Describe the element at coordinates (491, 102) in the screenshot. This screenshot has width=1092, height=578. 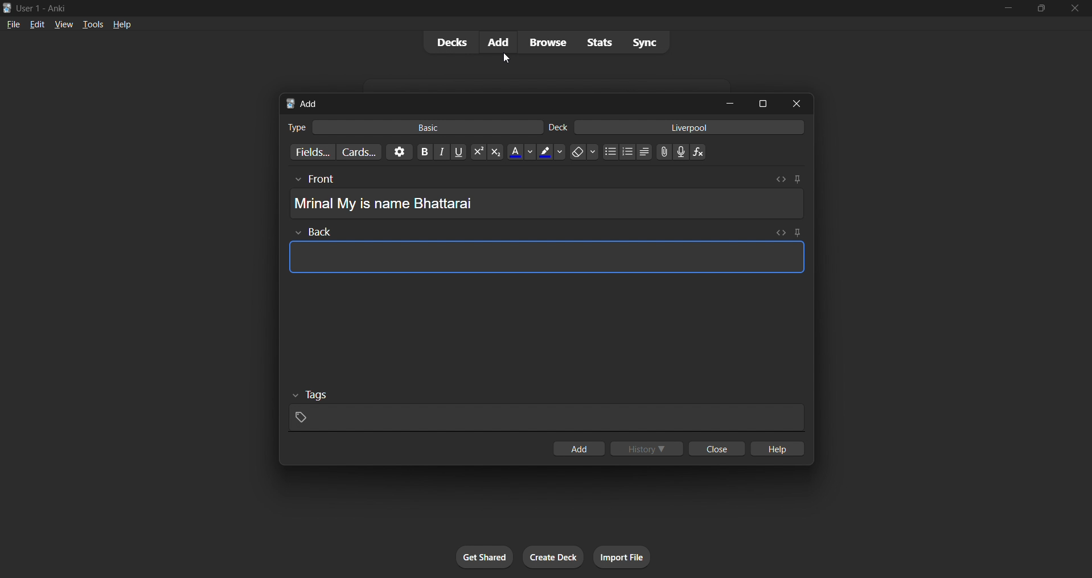
I see `add title bar` at that location.